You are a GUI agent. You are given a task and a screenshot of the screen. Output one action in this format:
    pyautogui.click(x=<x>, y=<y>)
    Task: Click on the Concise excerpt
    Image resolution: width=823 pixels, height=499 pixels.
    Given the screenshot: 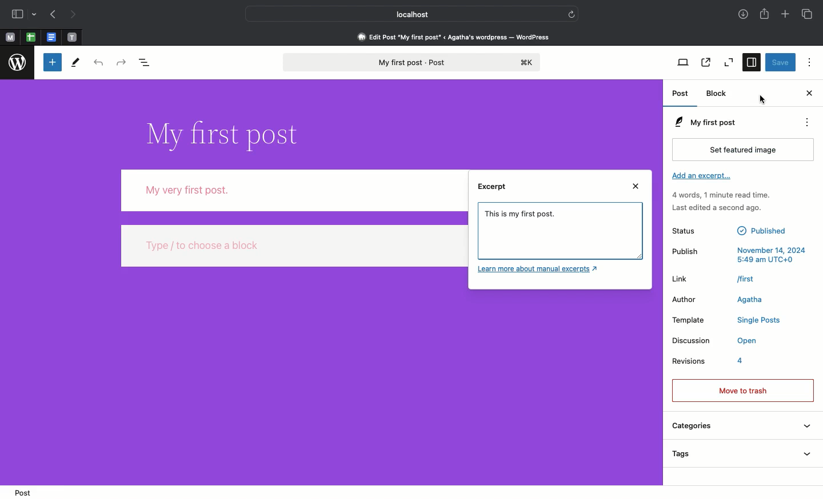 What is the action you would take?
    pyautogui.click(x=525, y=218)
    